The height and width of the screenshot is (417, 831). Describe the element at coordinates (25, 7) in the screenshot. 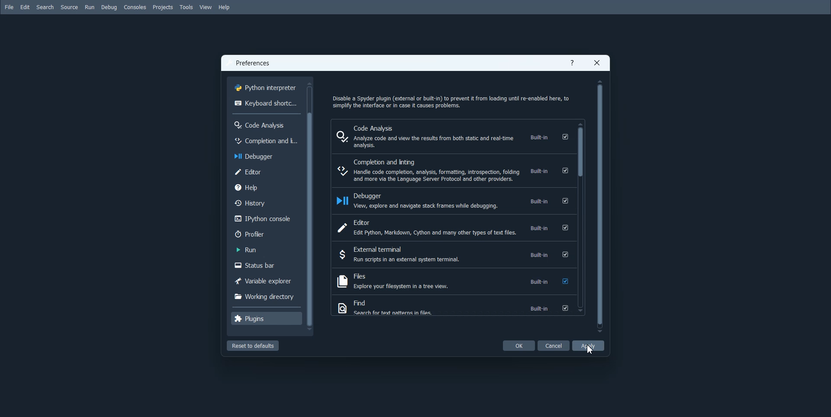

I see `Edit` at that location.